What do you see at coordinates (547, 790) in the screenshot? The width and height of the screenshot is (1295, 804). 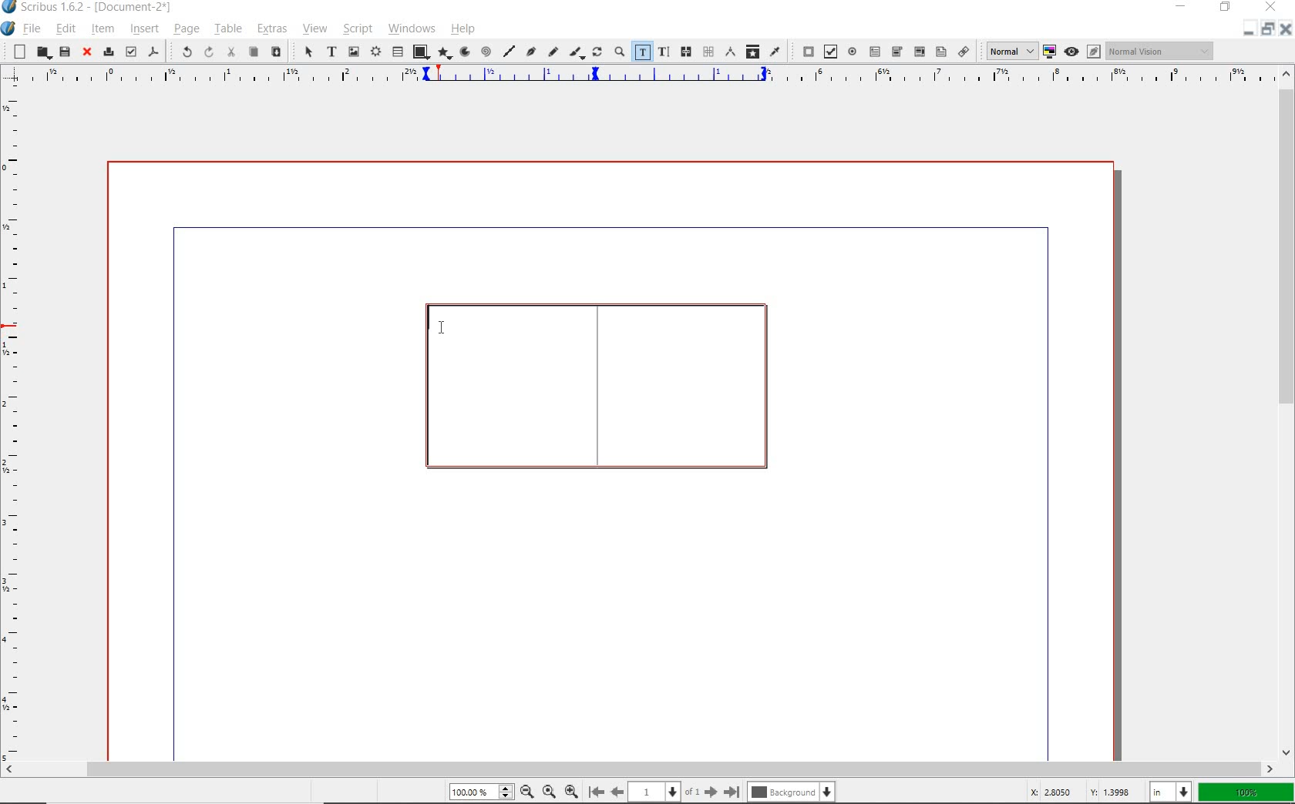 I see `default zoom` at bounding box center [547, 790].